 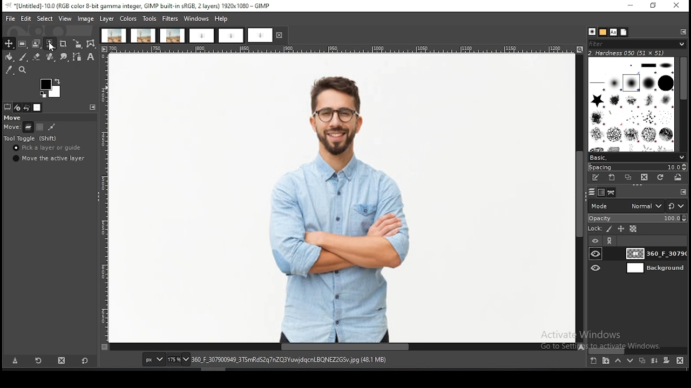 What do you see at coordinates (23, 57) in the screenshot?
I see `paintbrush tool` at bounding box center [23, 57].